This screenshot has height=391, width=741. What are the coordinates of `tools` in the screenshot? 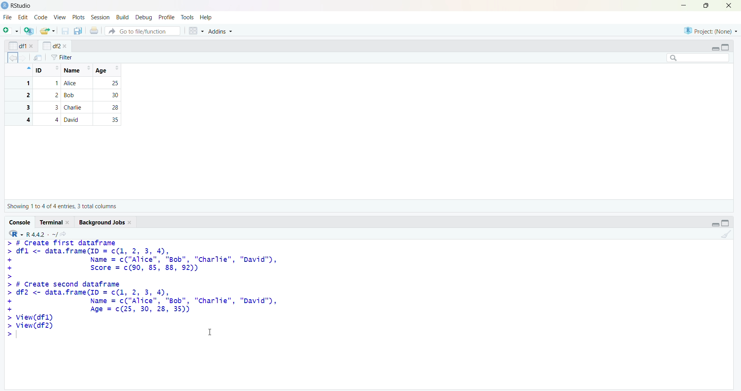 It's located at (188, 17).